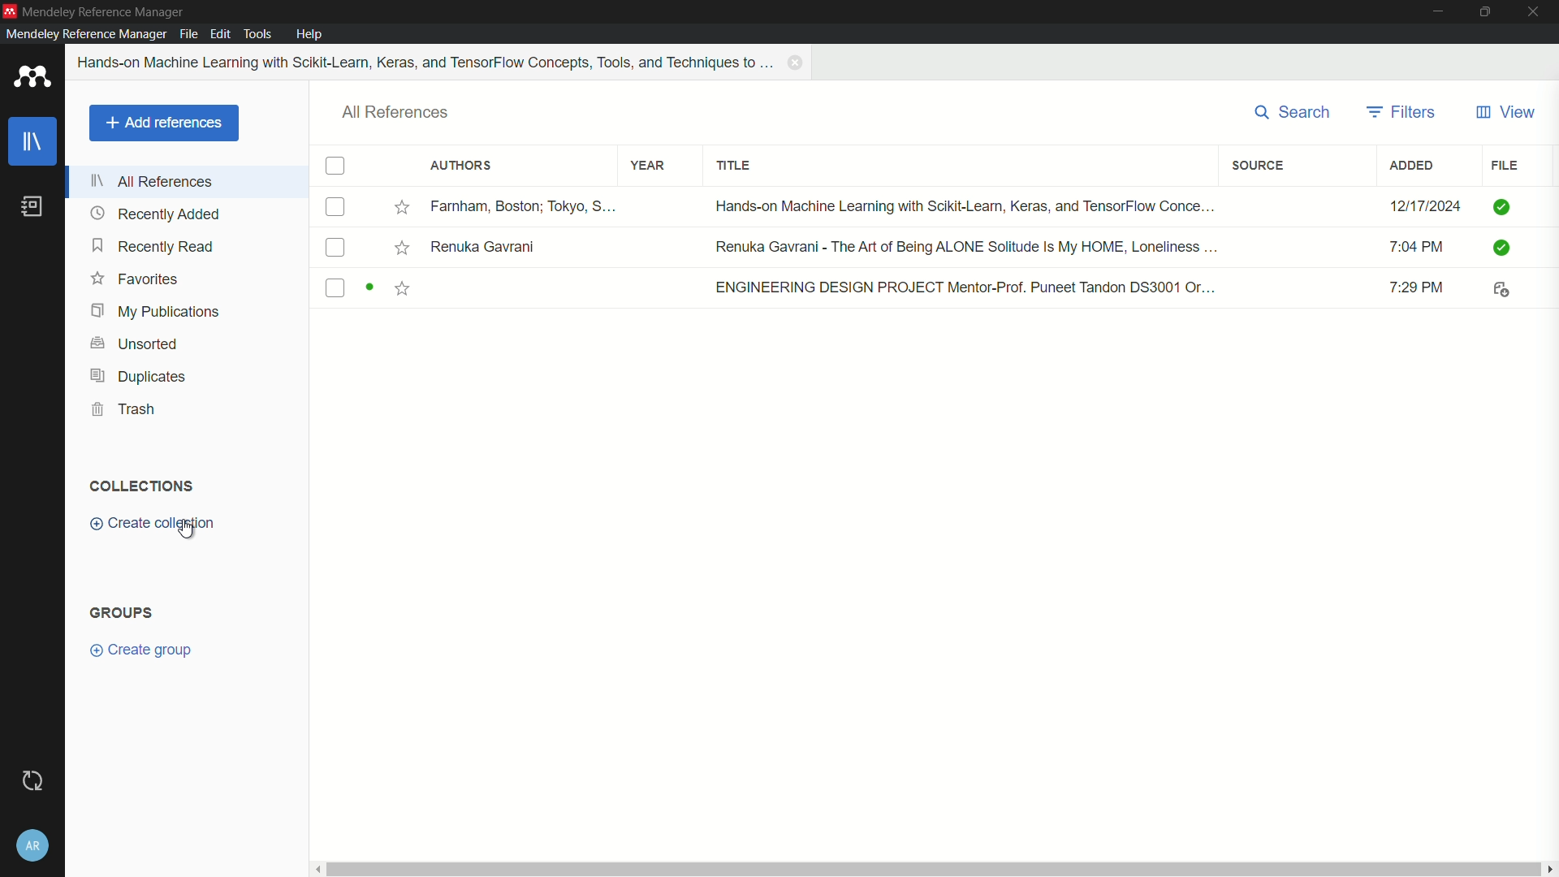 This screenshot has height=877, width=1559. I want to click on cursor, so click(188, 531).